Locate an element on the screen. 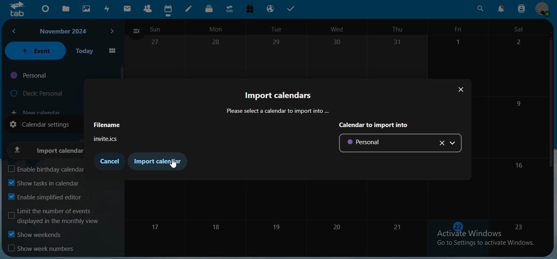 This screenshot has height=259, width=557. mail is located at coordinates (128, 8).